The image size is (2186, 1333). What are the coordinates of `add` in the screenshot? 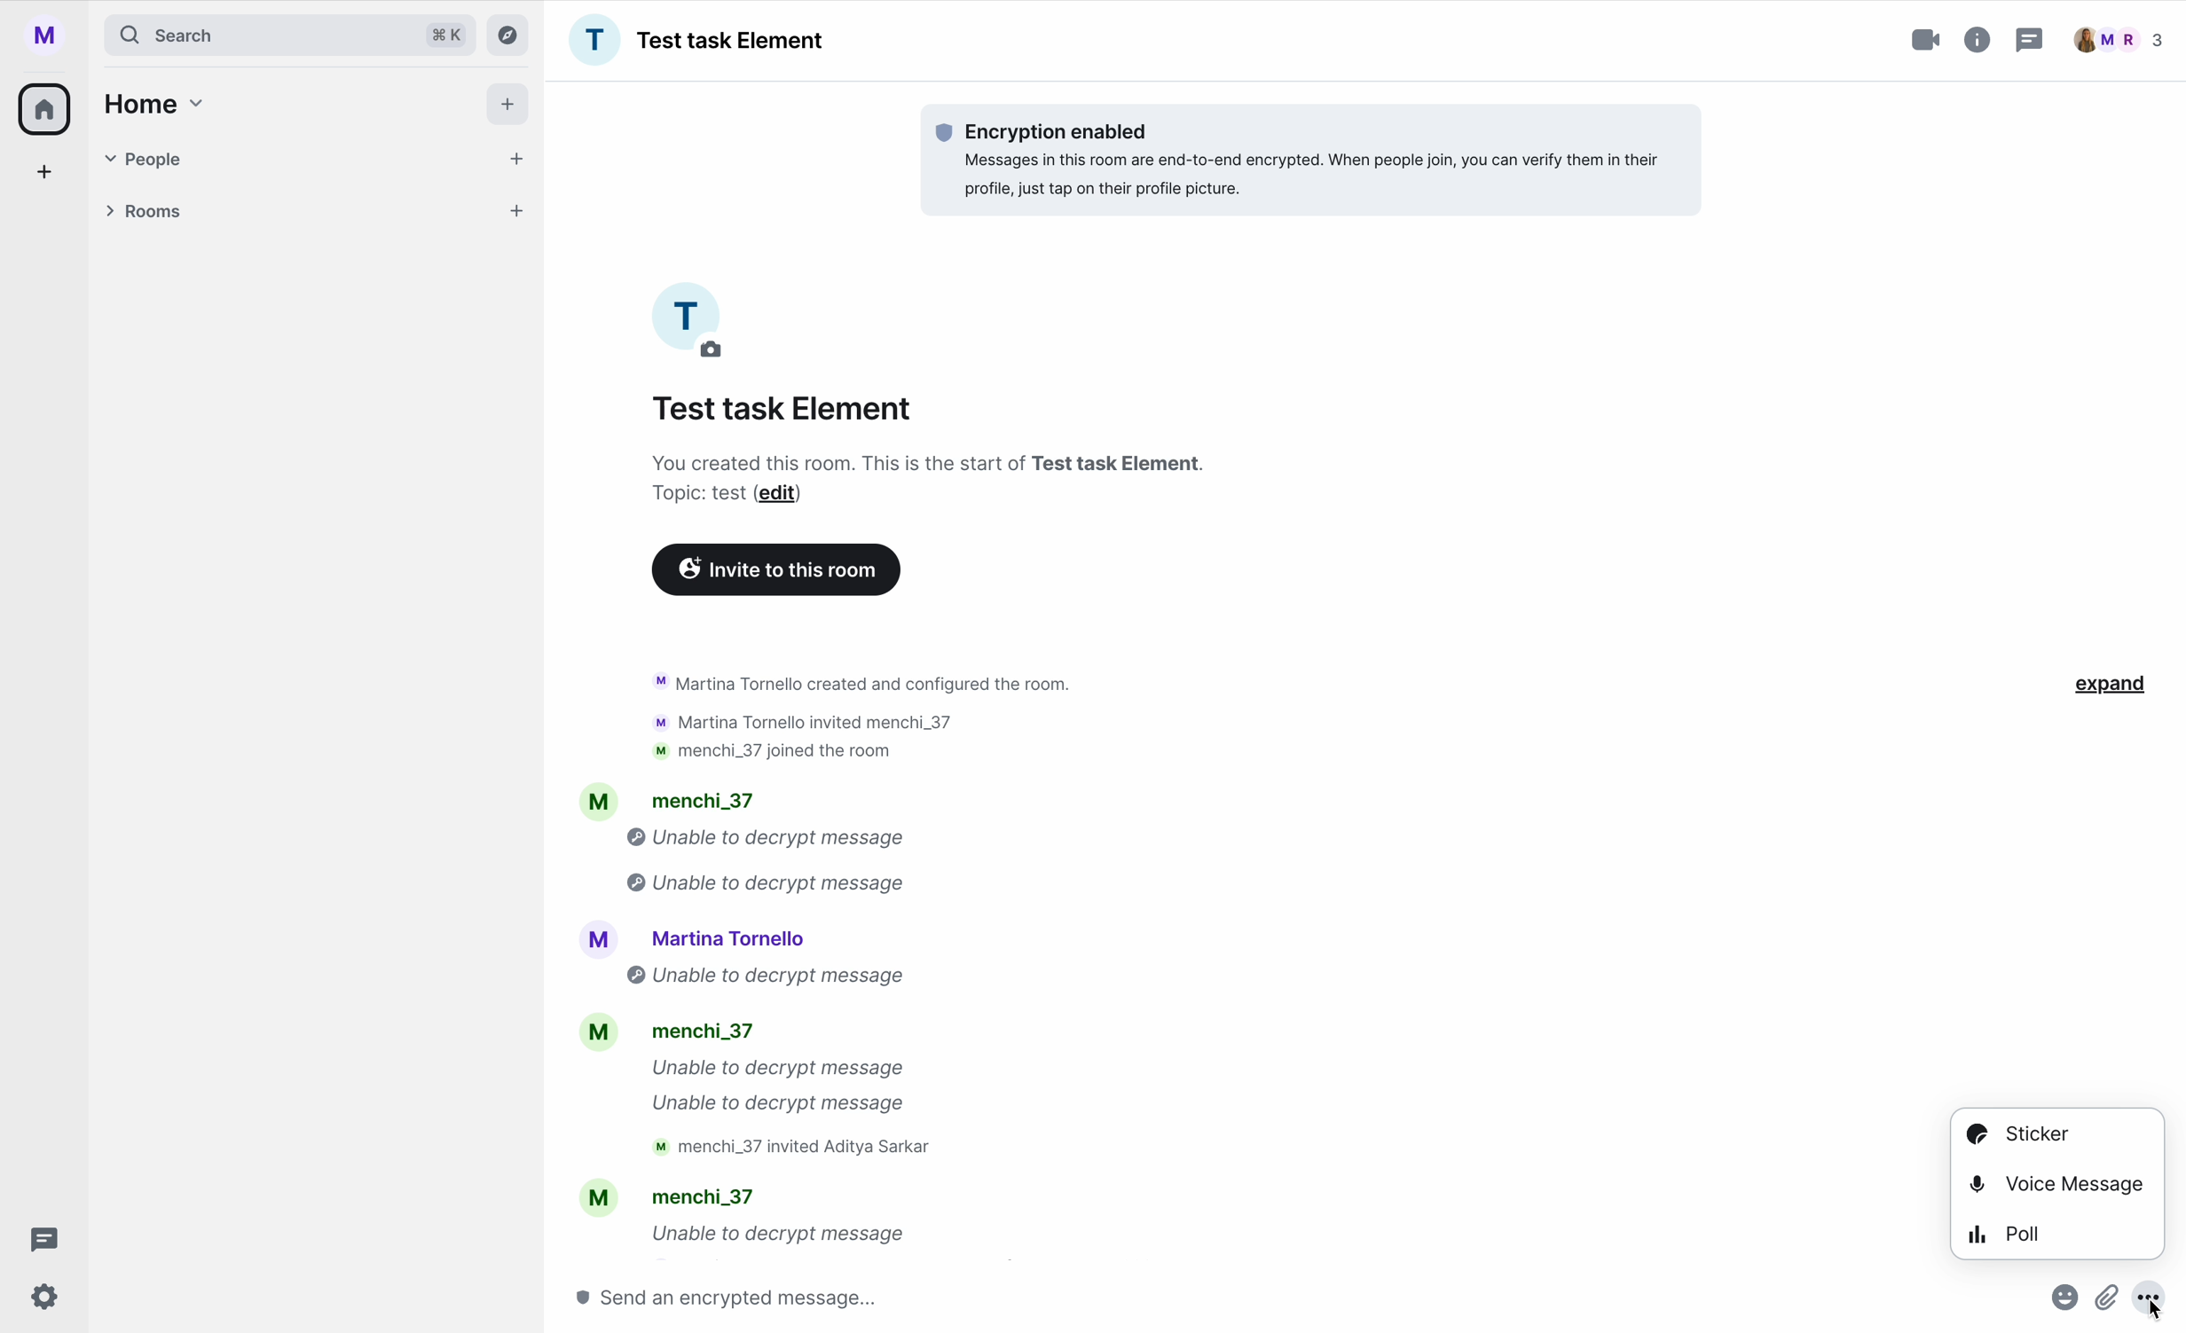 It's located at (511, 108).